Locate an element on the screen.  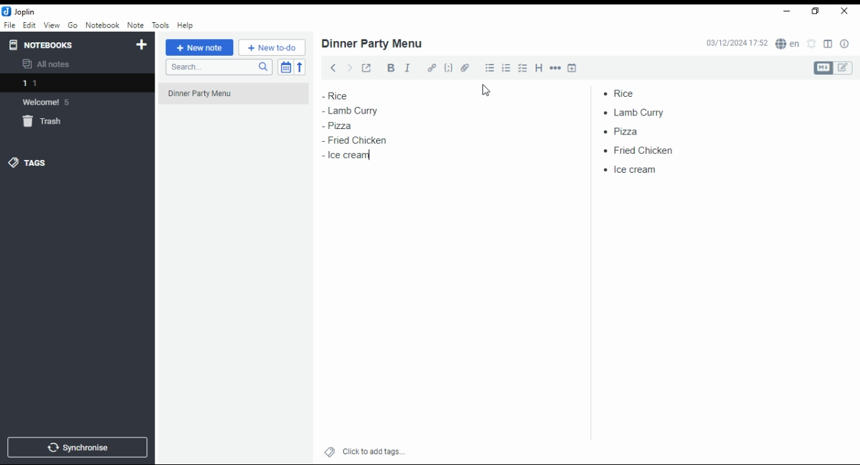
dinner party menu is located at coordinates (373, 44).